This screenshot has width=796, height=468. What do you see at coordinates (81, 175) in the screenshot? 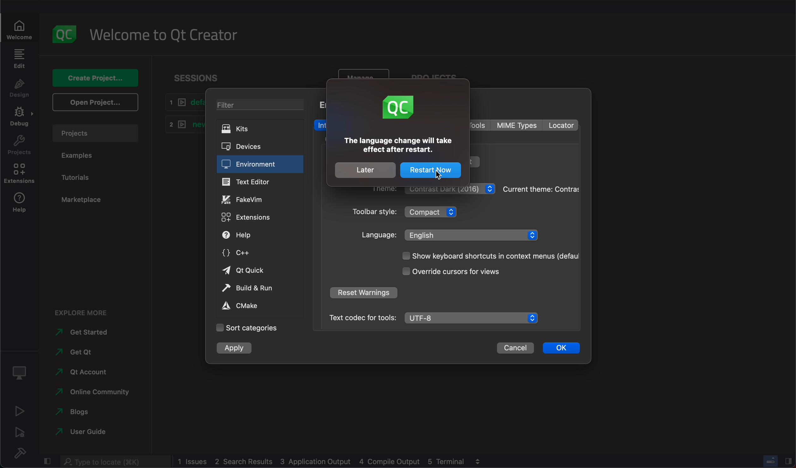
I see `tutorials` at bounding box center [81, 175].